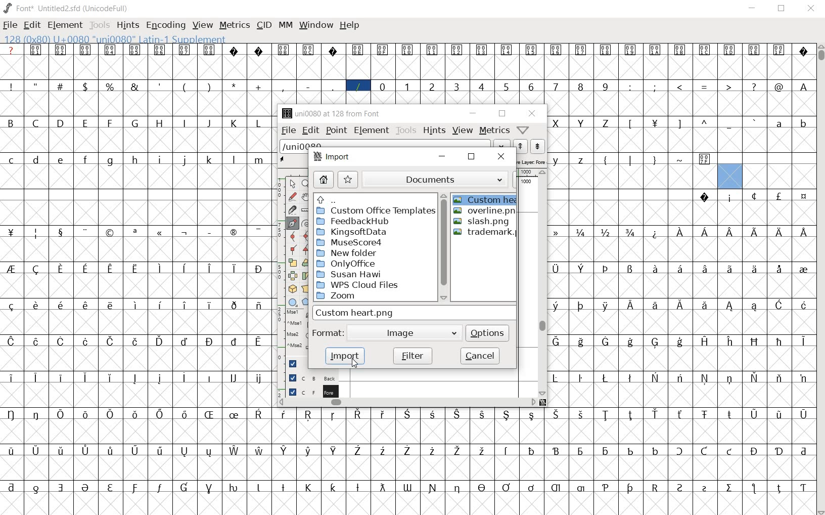 Image resolution: width=825 pixels, height=515 pixels. What do you see at coordinates (134, 87) in the screenshot?
I see `glyph` at bounding box center [134, 87].